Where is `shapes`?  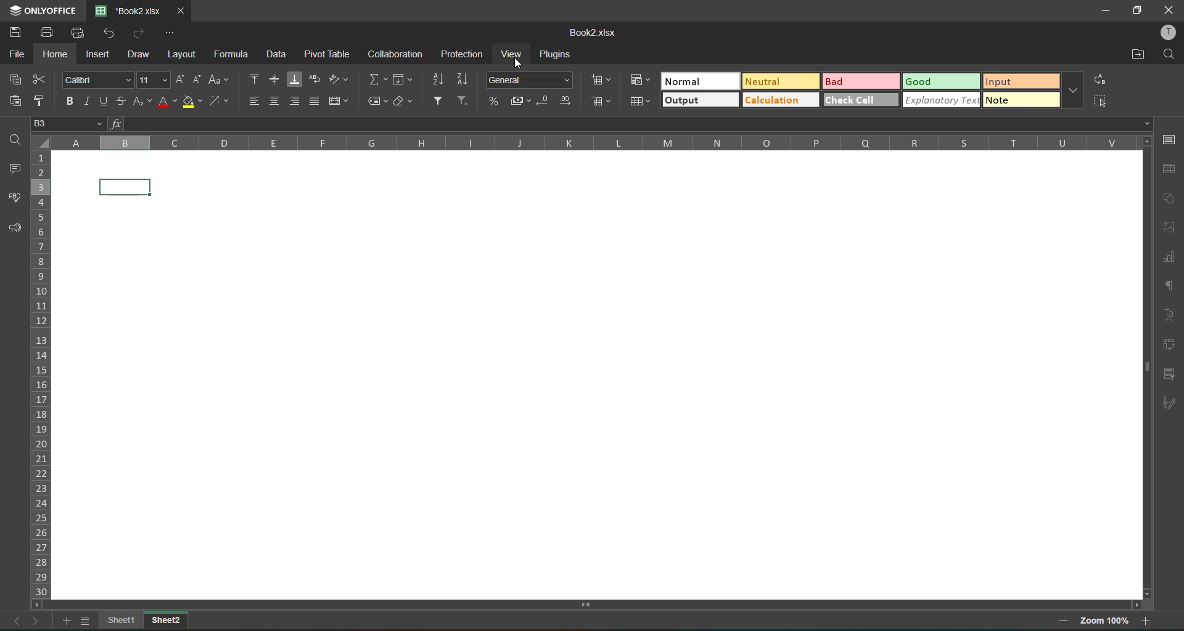
shapes is located at coordinates (1169, 197).